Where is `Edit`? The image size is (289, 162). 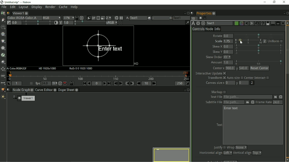 Edit is located at coordinates (13, 7).